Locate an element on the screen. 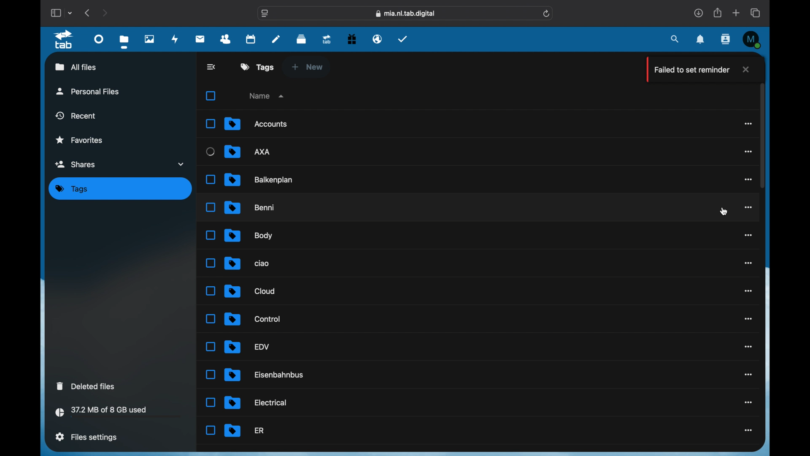 Image resolution: width=810 pixels, height=456 pixels. more options is located at coordinates (749, 375).